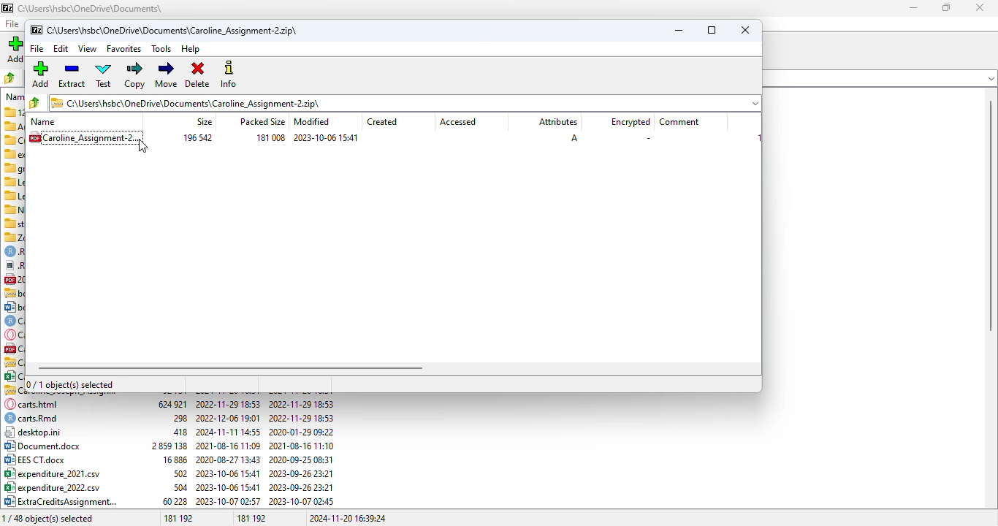  I want to click on size, so click(204, 121).